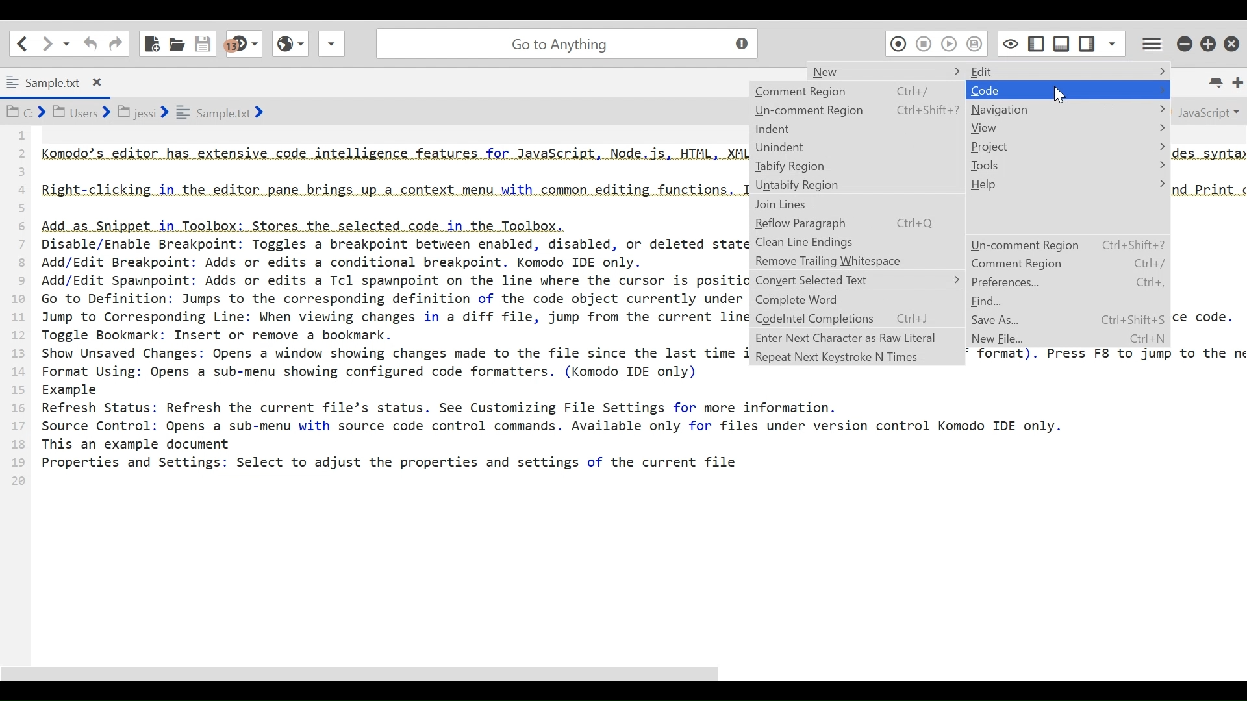 The height and width of the screenshot is (701, 1247). I want to click on Un-comment Region, so click(857, 110).